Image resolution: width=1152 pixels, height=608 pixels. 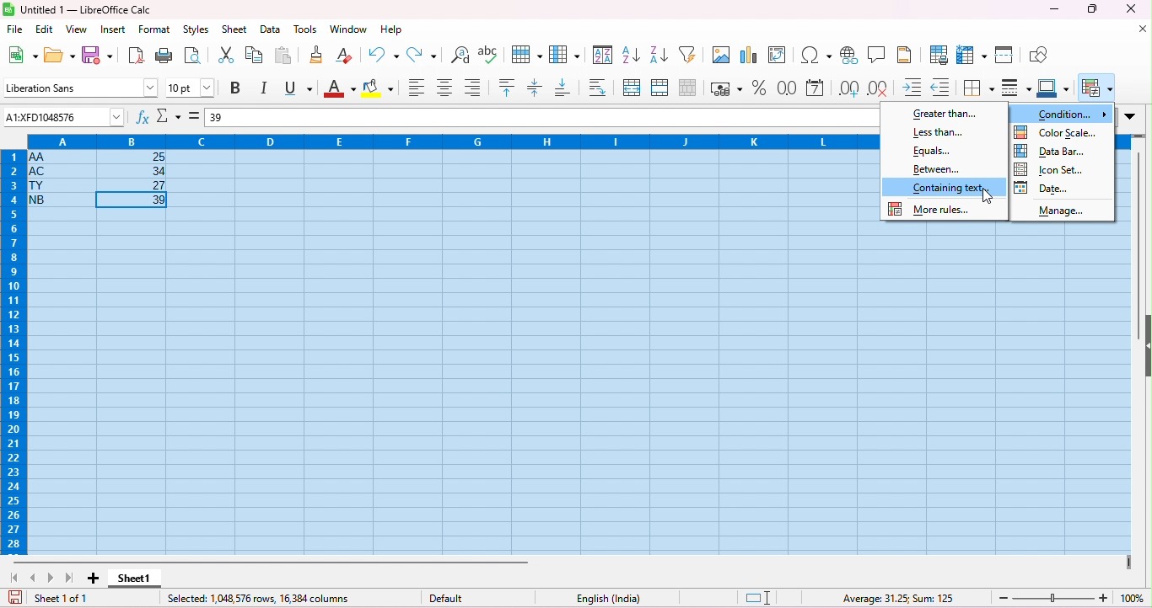 What do you see at coordinates (509, 87) in the screenshot?
I see `align top` at bounding box center [509, 87].